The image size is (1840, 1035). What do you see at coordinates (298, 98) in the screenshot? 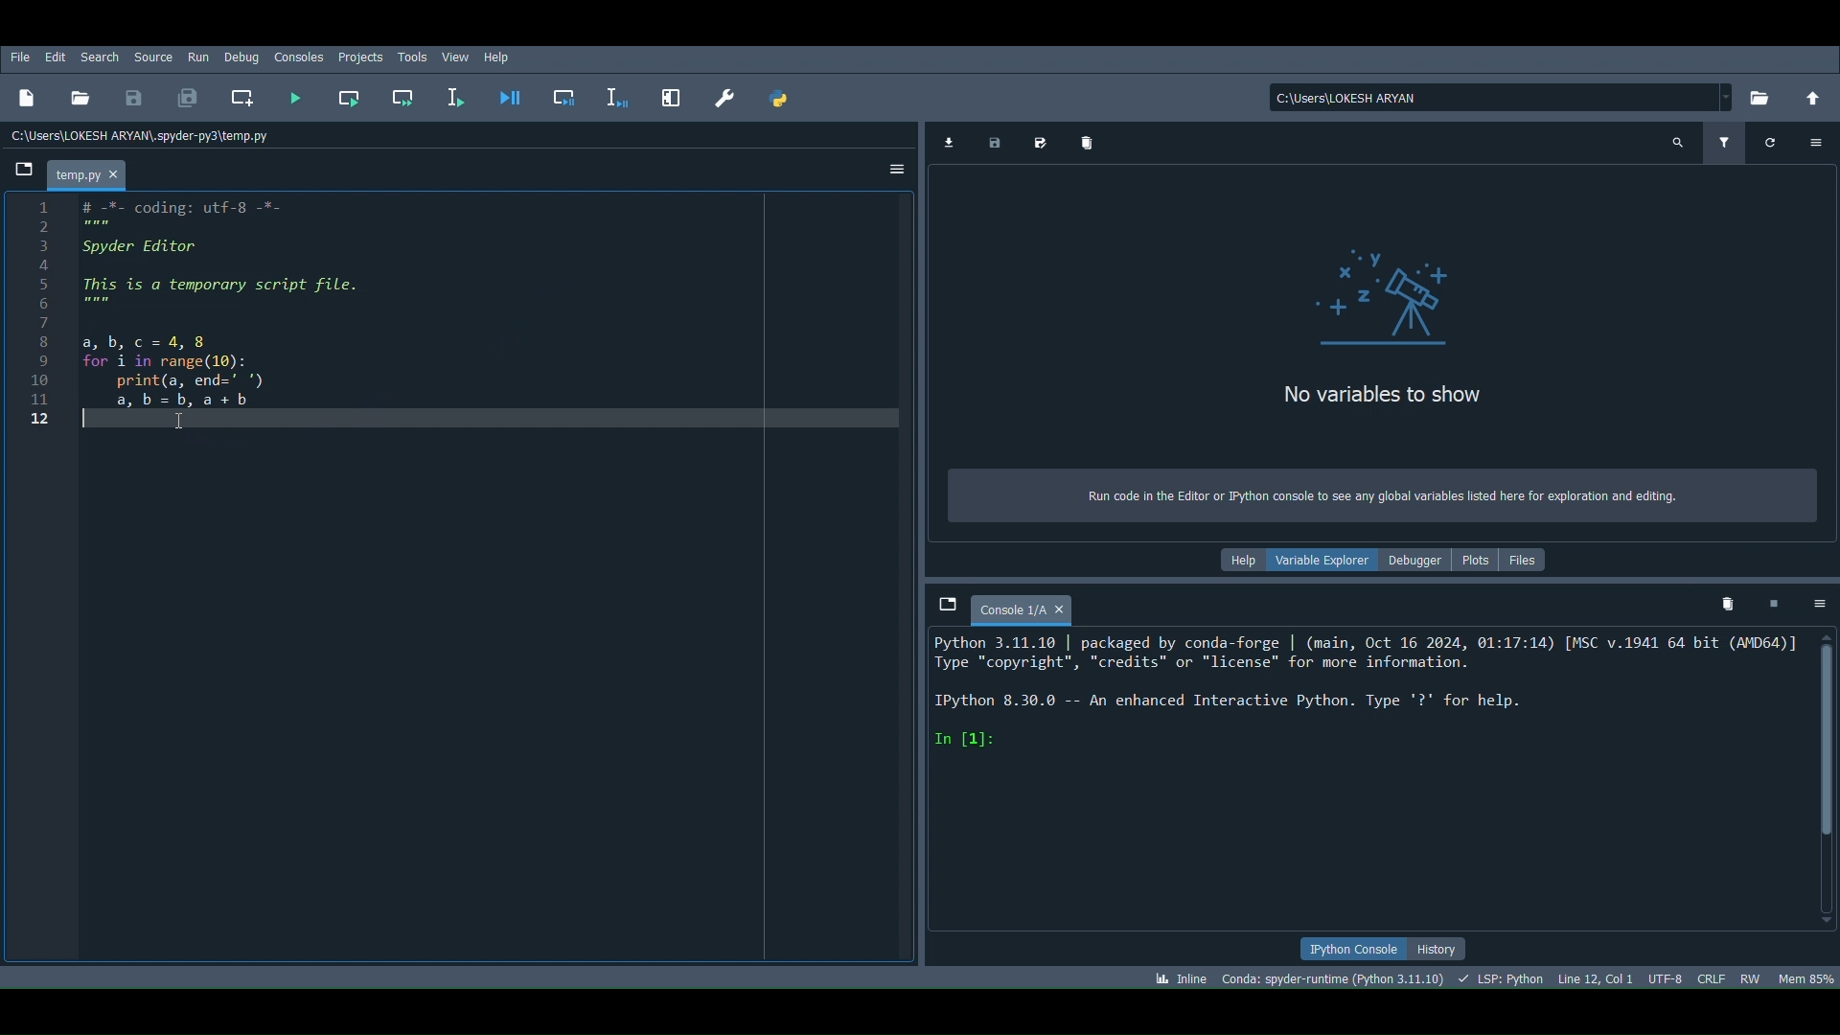
I see `Run file (F5)` at bounding box center [298, 98].